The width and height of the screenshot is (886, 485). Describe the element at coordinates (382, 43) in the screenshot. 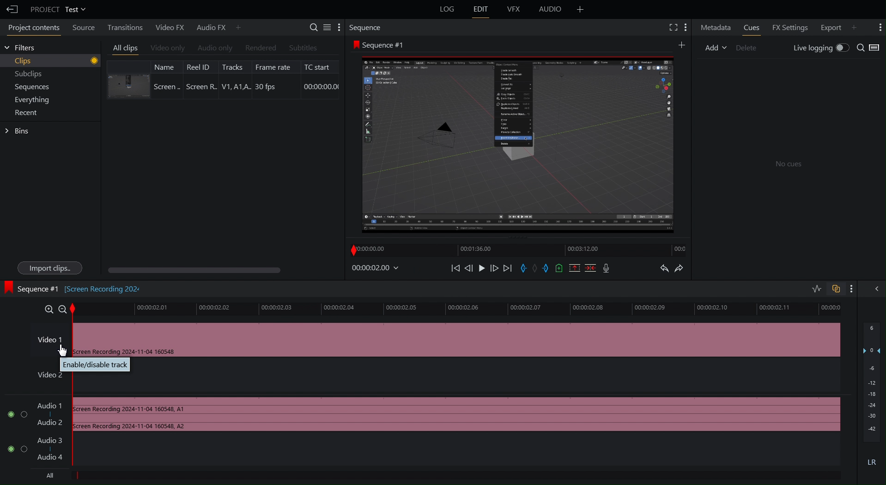

I see `Sequence #1` at that location.